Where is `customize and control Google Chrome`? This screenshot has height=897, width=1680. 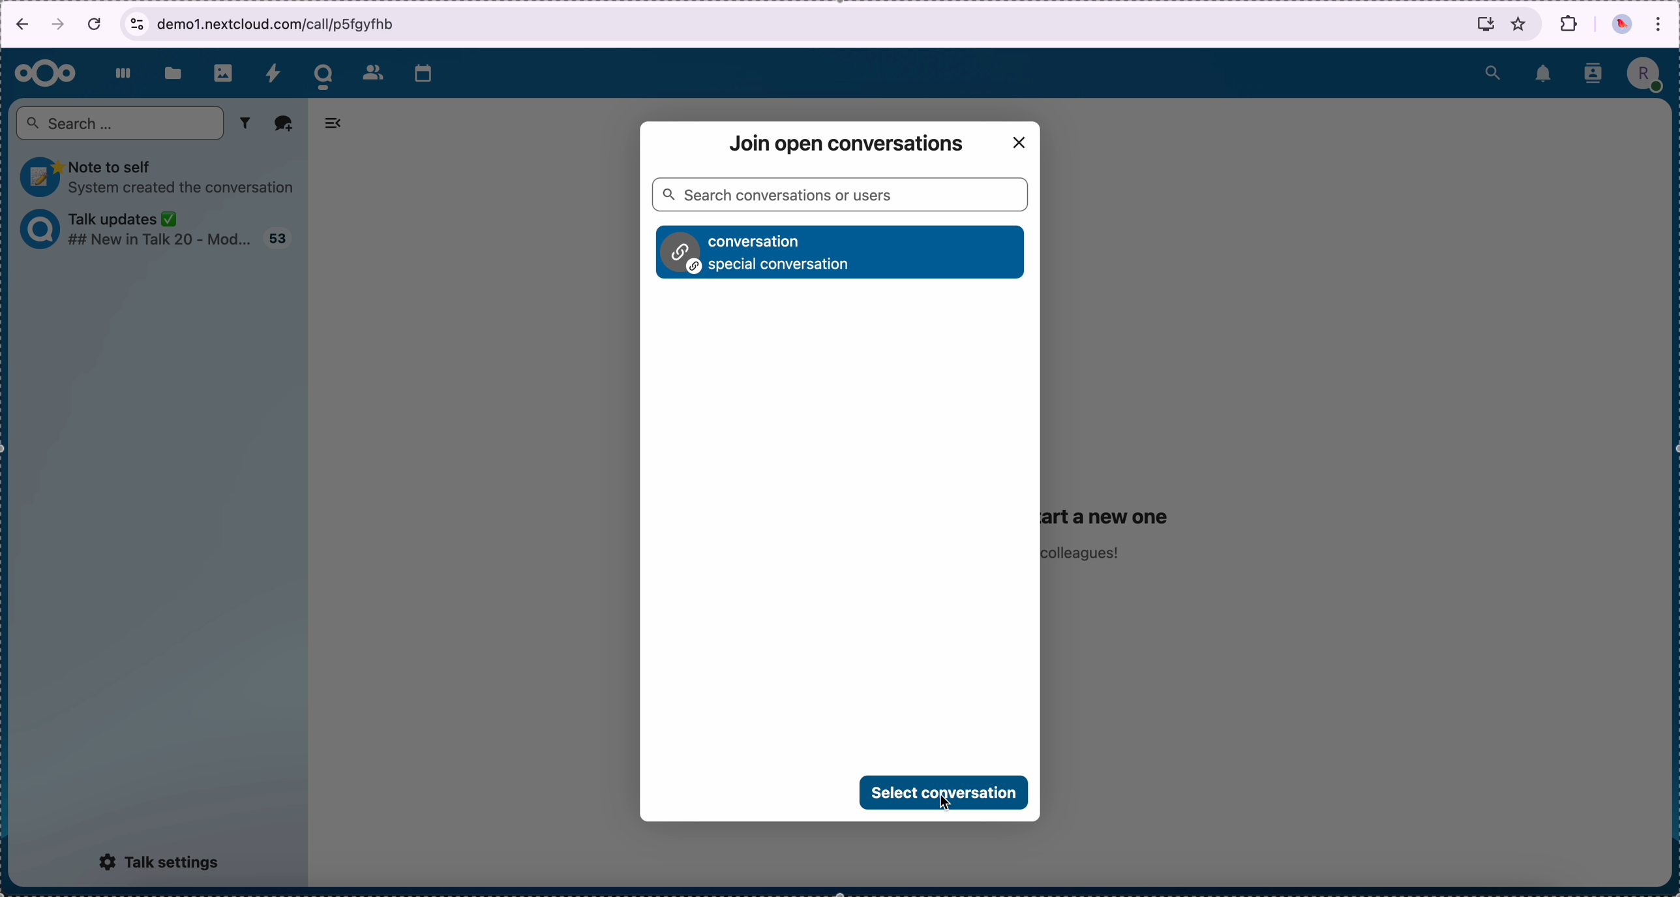 customize and control Google Chrome is located at coordinates (1659, 27).